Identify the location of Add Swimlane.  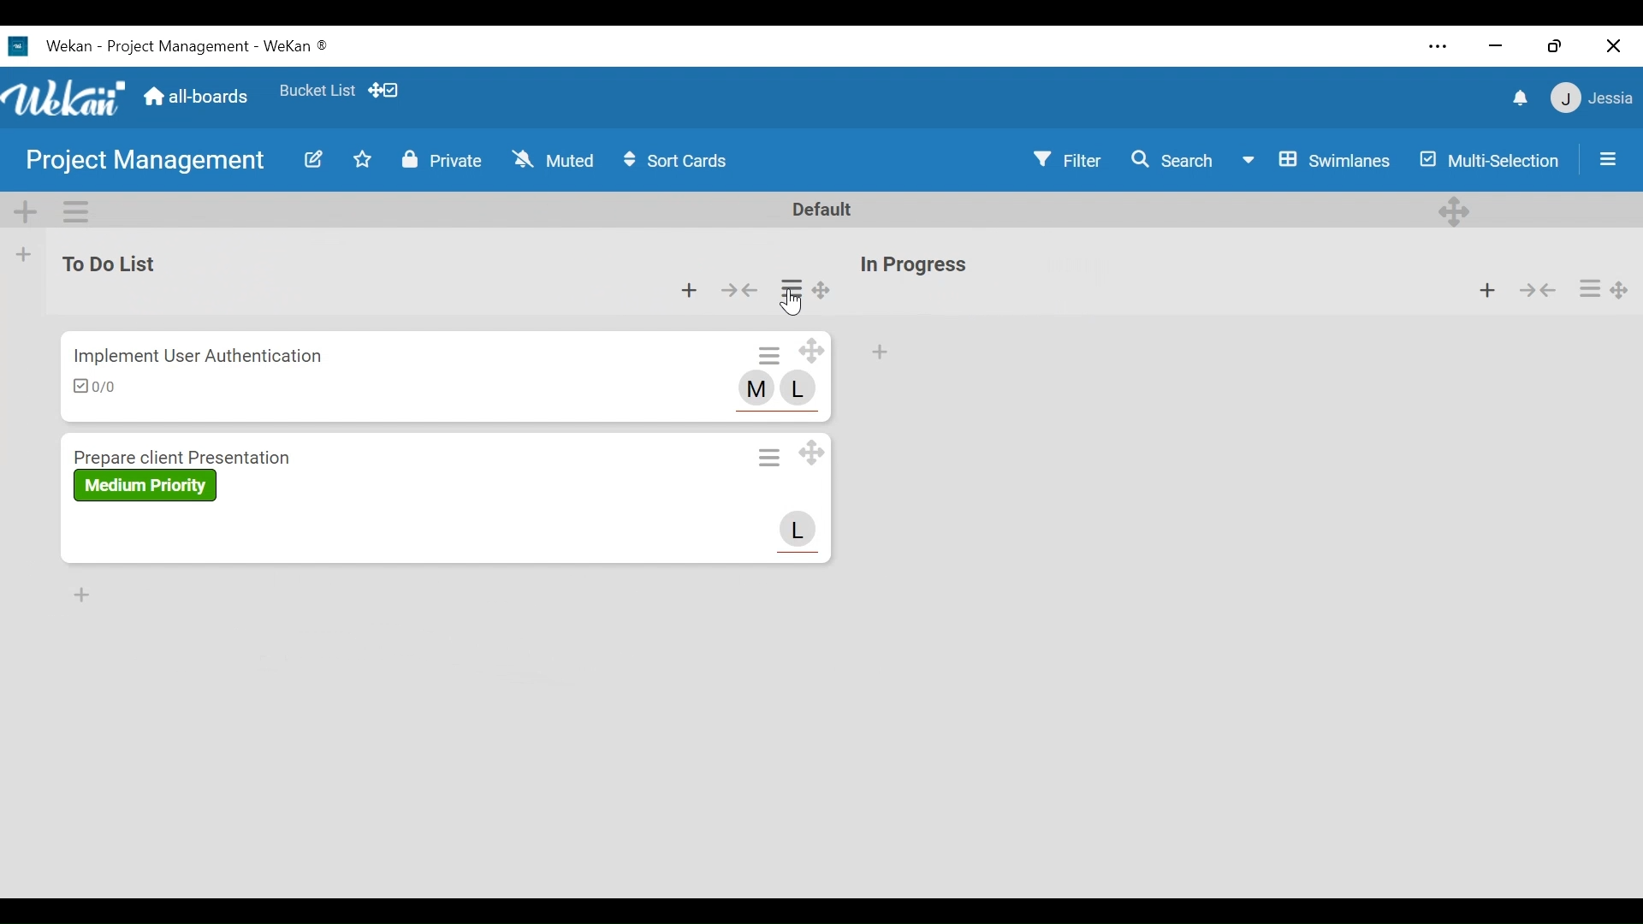
(24, 211).